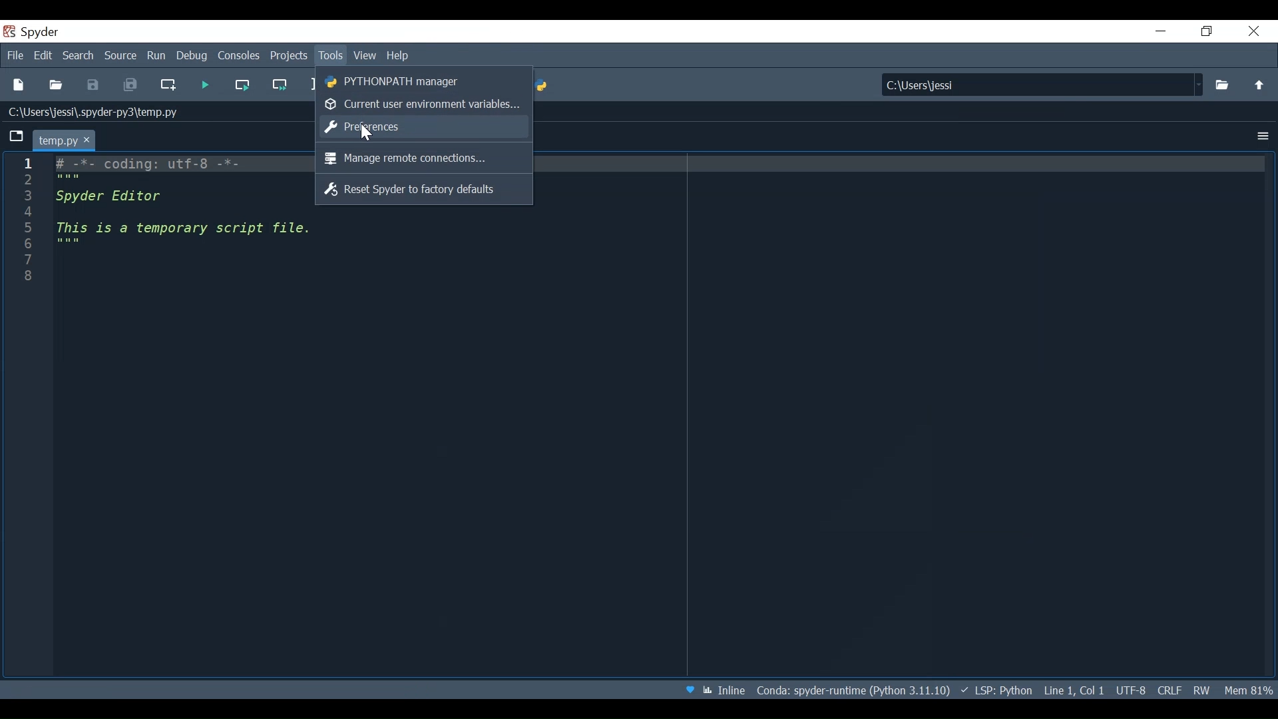  Describe the element at coordinates (130, 85) in the screenshot. I see `Save all Files` at that location.